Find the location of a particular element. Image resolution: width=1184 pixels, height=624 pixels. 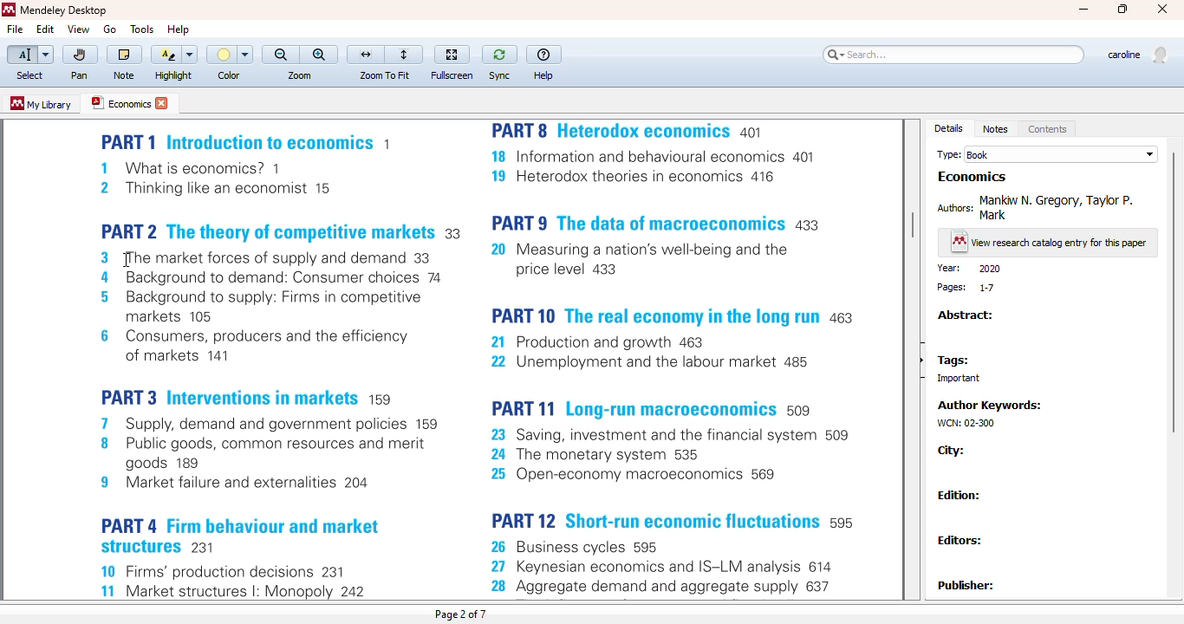

Zoom to fit is located at coordinates (384, 55).